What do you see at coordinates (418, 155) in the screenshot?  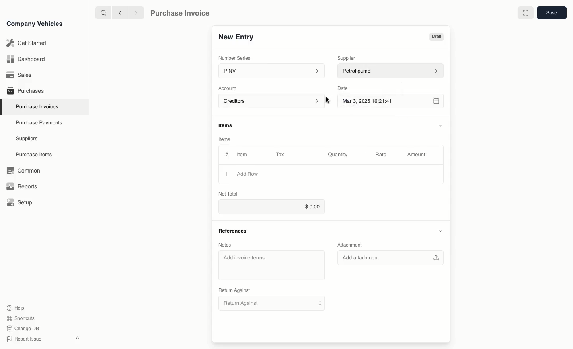 I see `Amount` at bounding box center [418, 155].